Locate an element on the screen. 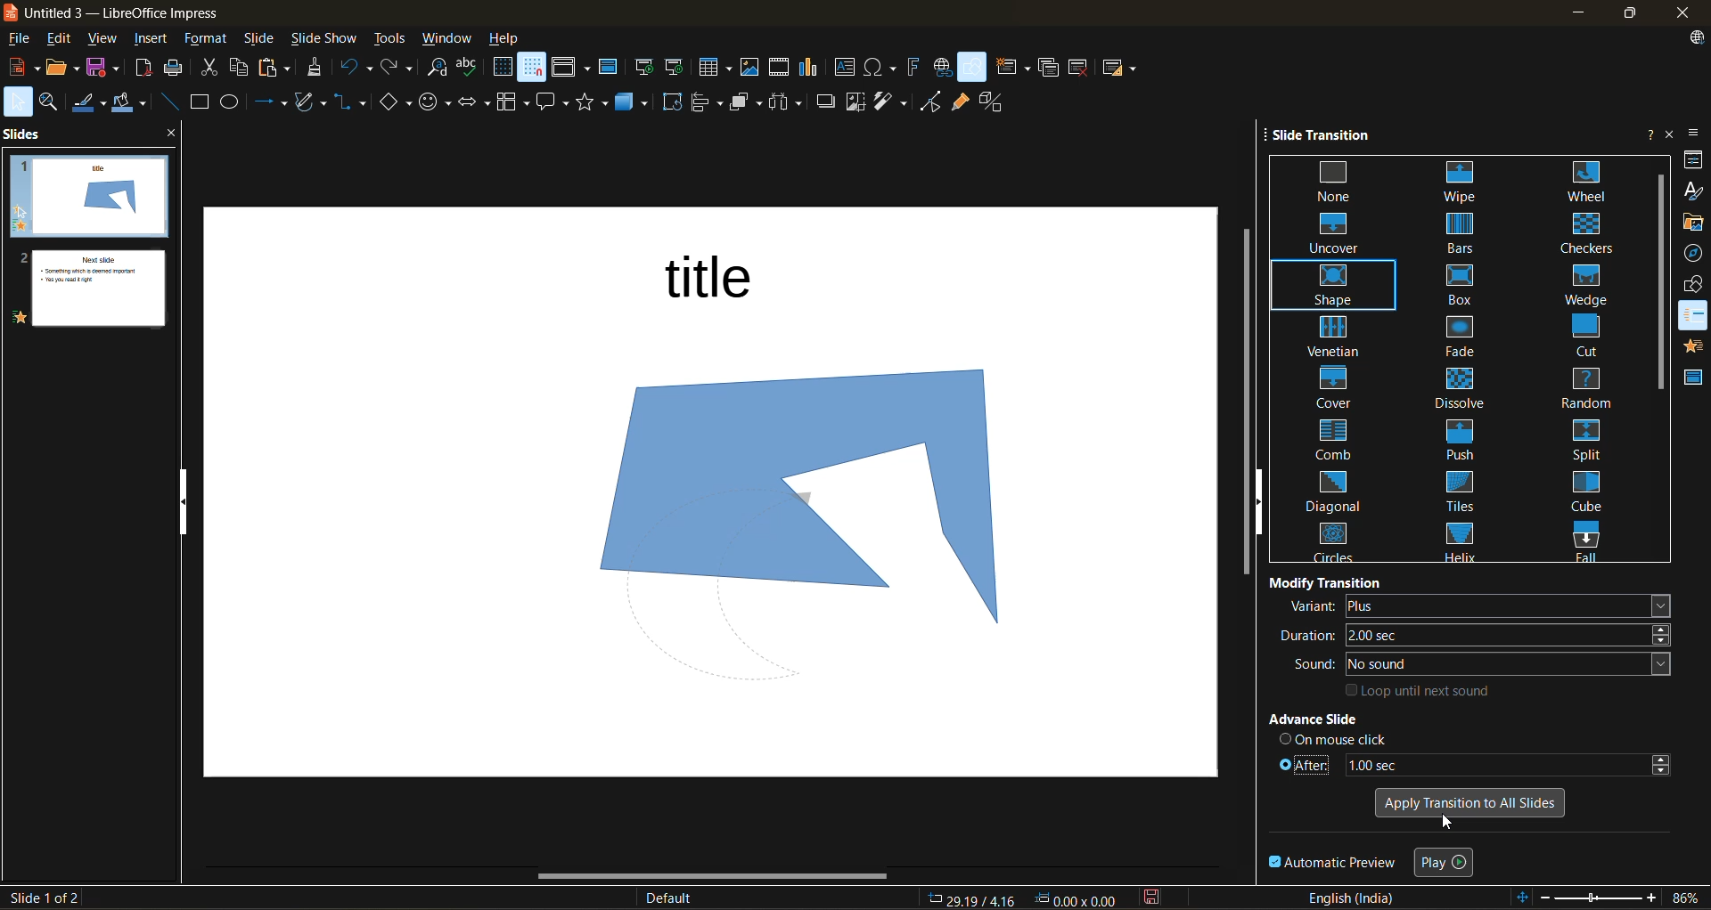 The height and width of the screenshot is (910, 1711). display grid is located at coordinates (503, 68).